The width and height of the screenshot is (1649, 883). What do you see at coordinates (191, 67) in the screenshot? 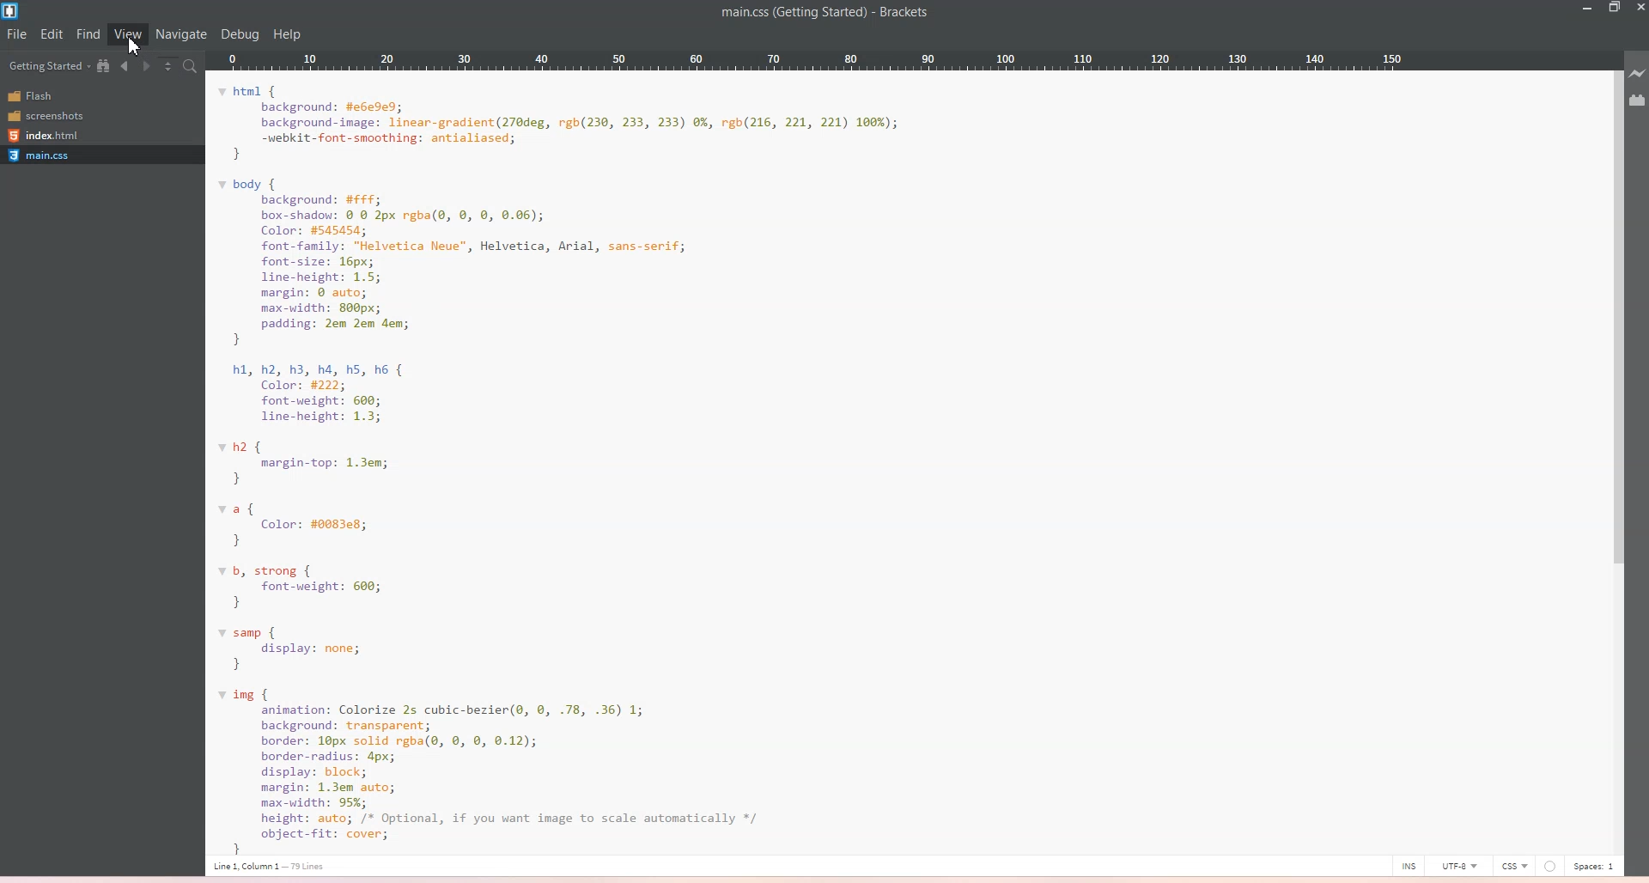
I see `Find in Files` at bounding box center [191, 67].